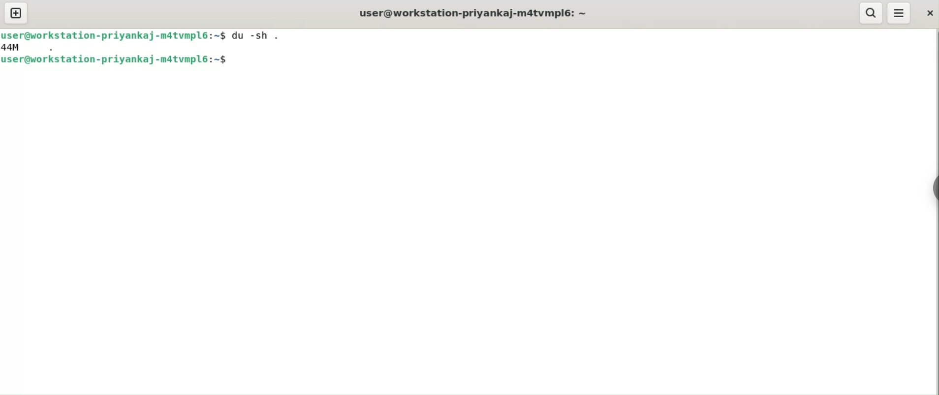 This screenshot has height=395, width=939. Describe the element at coordinates (257, 35) in the screenshot. I see `du -sh .` at that location.